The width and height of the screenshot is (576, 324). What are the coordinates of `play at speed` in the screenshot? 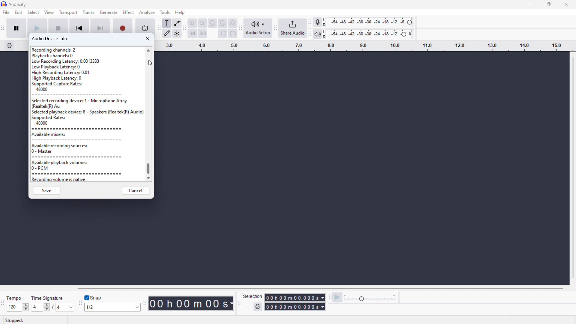 It's located at (338, 297).